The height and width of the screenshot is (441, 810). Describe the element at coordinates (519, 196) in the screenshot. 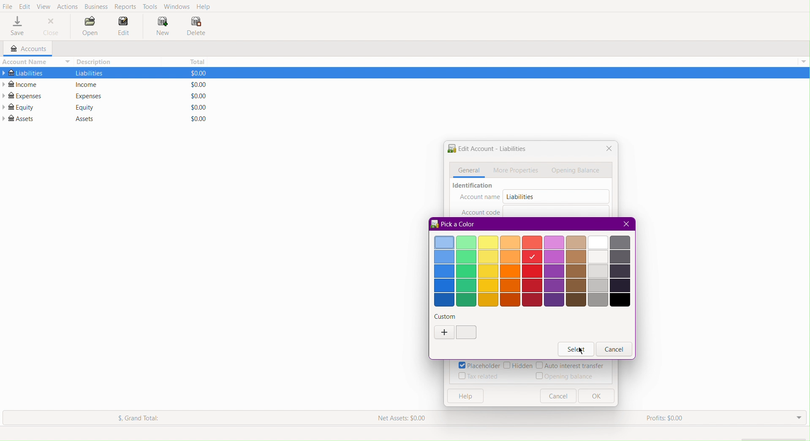

I see `Liabilities` at that location.